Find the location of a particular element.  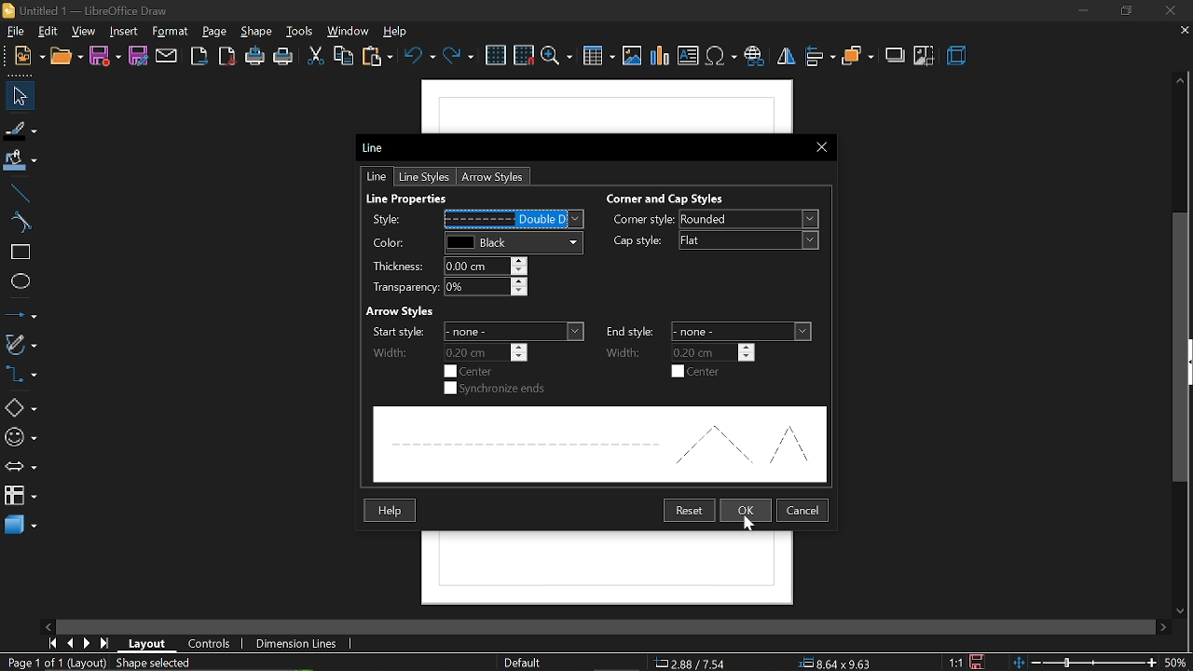

cut  is located at coordinates (316, 57).